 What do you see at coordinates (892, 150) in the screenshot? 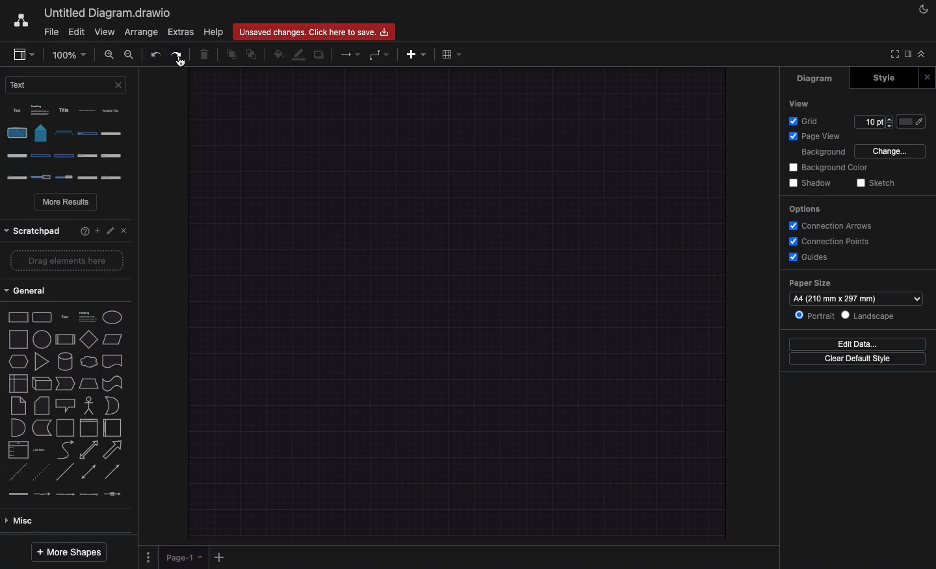
I see `Change` at bounding box center [892, 150].